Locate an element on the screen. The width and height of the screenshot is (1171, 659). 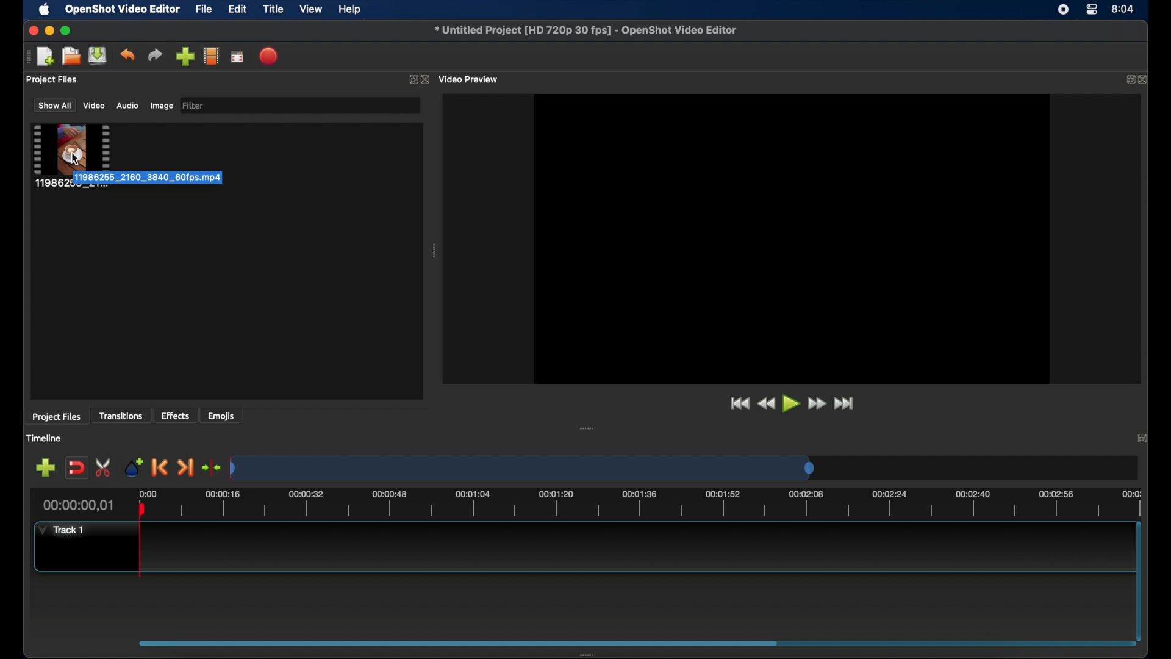
timeline  is located at coordinates (655, 505).